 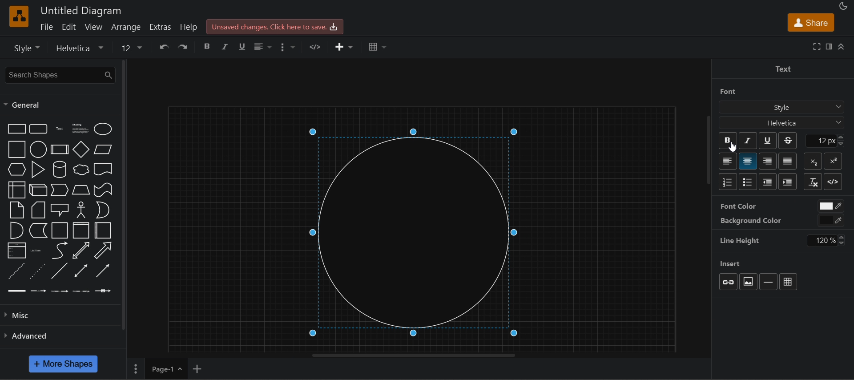 I want to click on card, so click(x=38, y=210).